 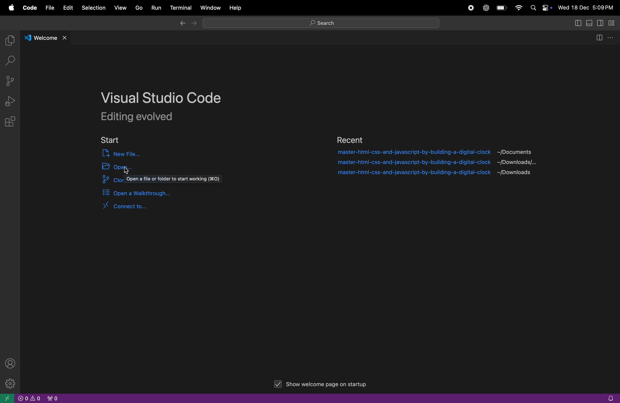 What do you see at coordinates (115, 167) in the screenshot?
I see `open input elements` at bounding box center [115, 167].